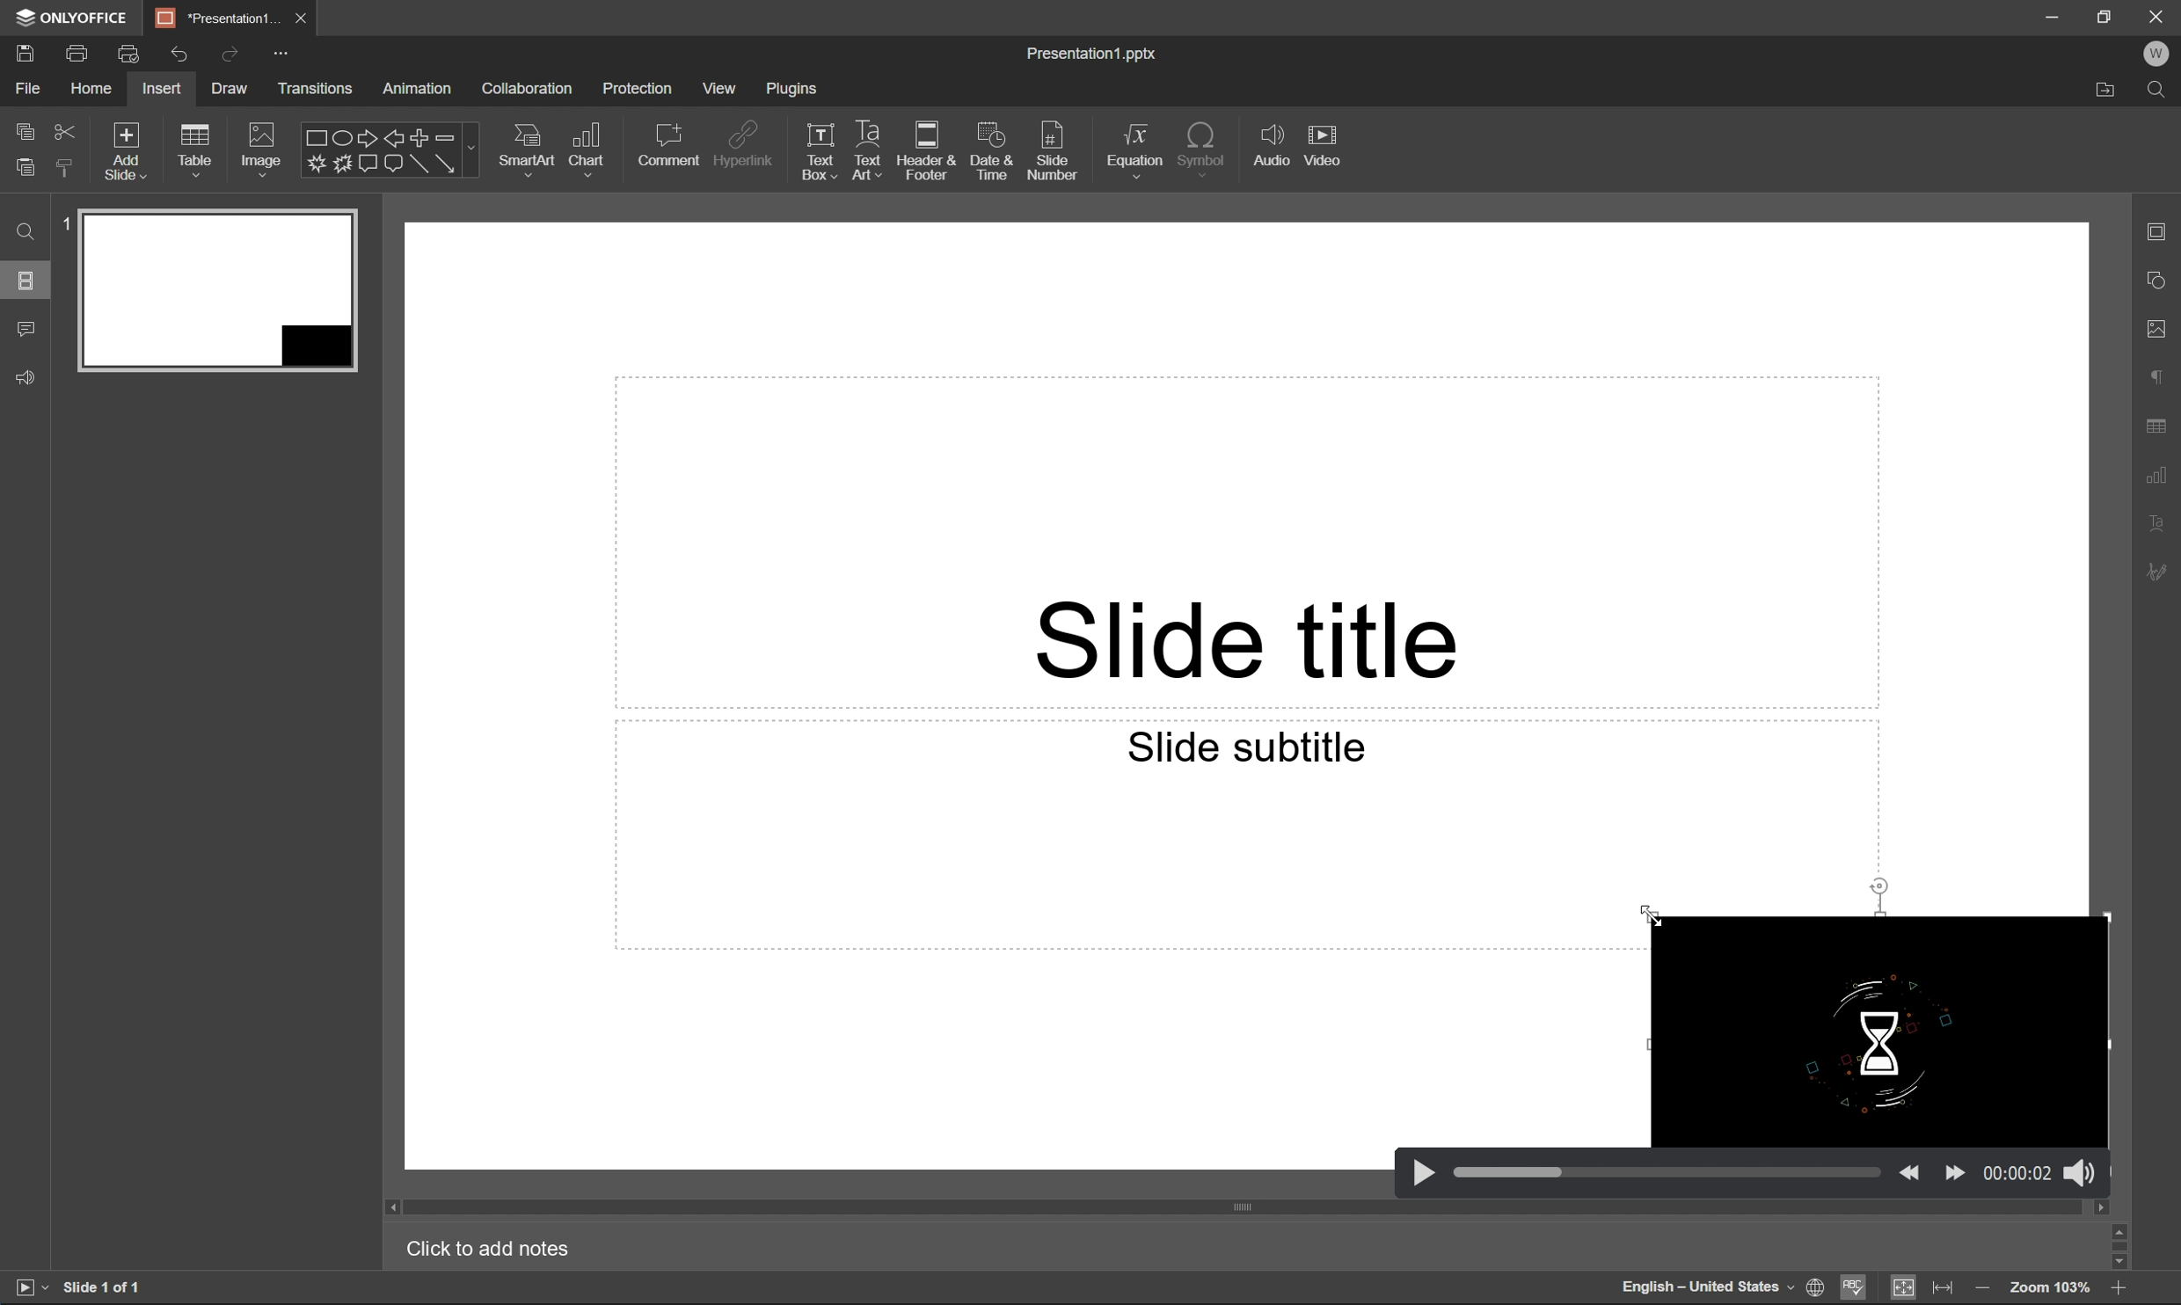  Describe the element at coordinates (1859, 1289) in the screenshot. I see `spell checking` at that location.